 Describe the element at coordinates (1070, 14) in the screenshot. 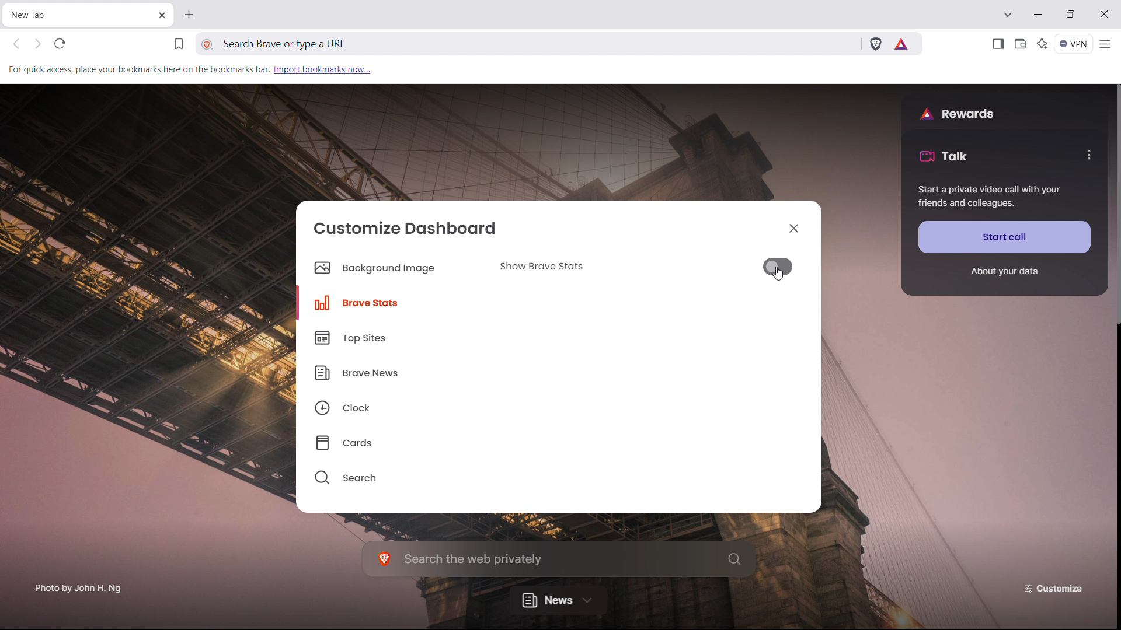

I see `maximize` at that location.